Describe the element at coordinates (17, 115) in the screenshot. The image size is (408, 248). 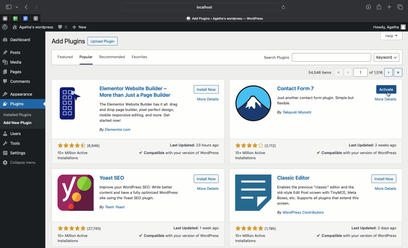
I see `installed plugins` at that location.